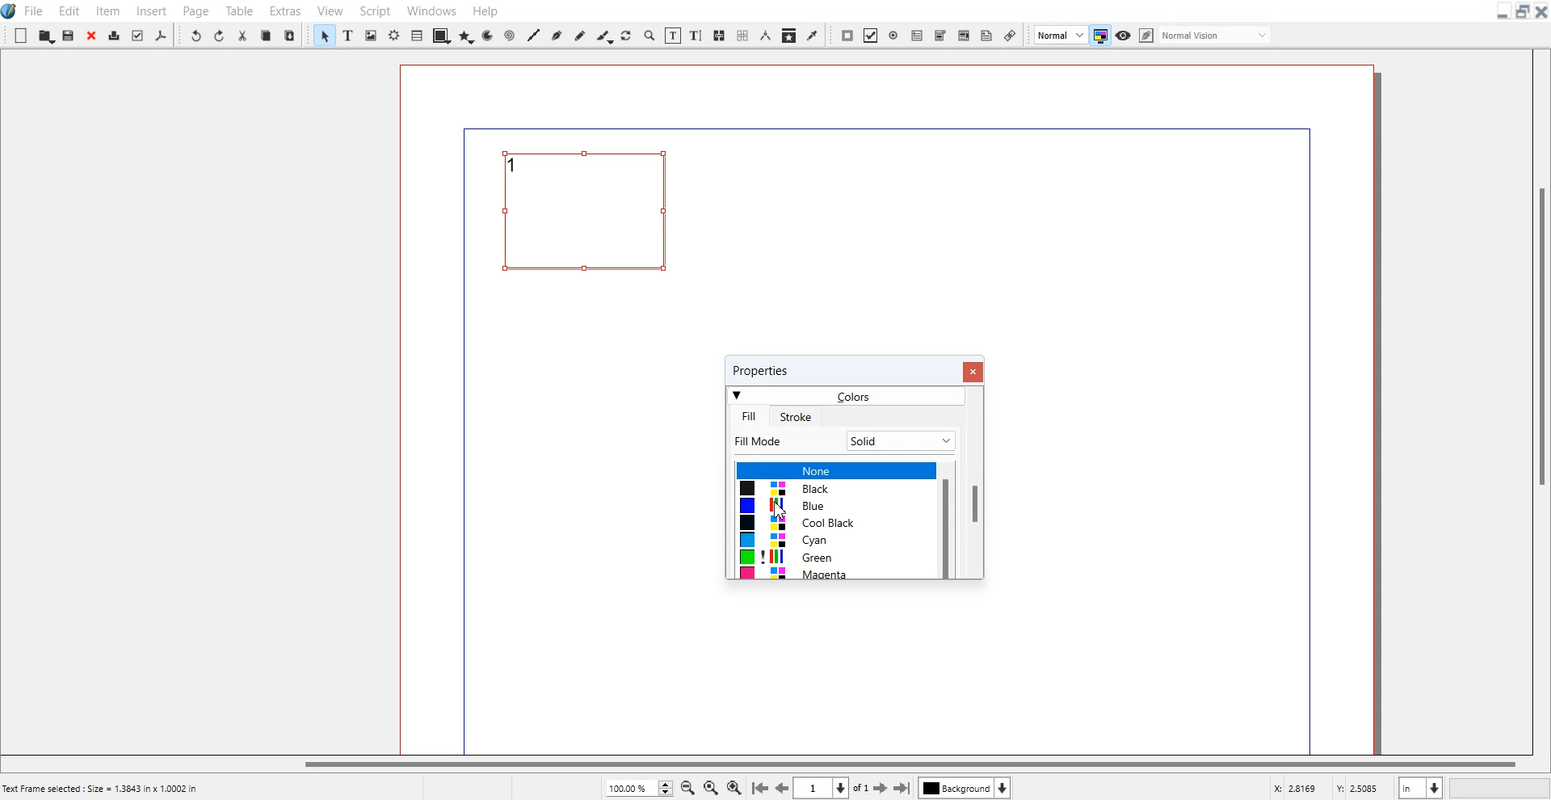 The image size is (1551, 800). Describe the element at coordinates (697, 36) in the screenshot. I see `Edit Text` at that location.